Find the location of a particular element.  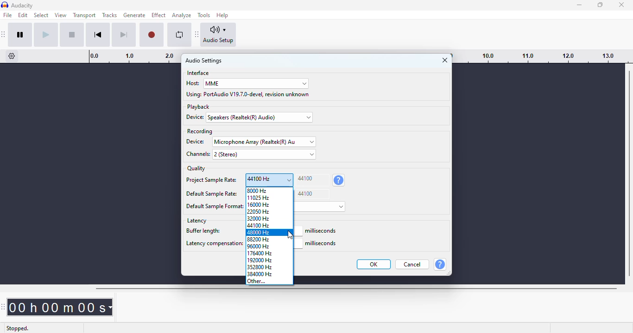

device is located at coordinates (196, 117).